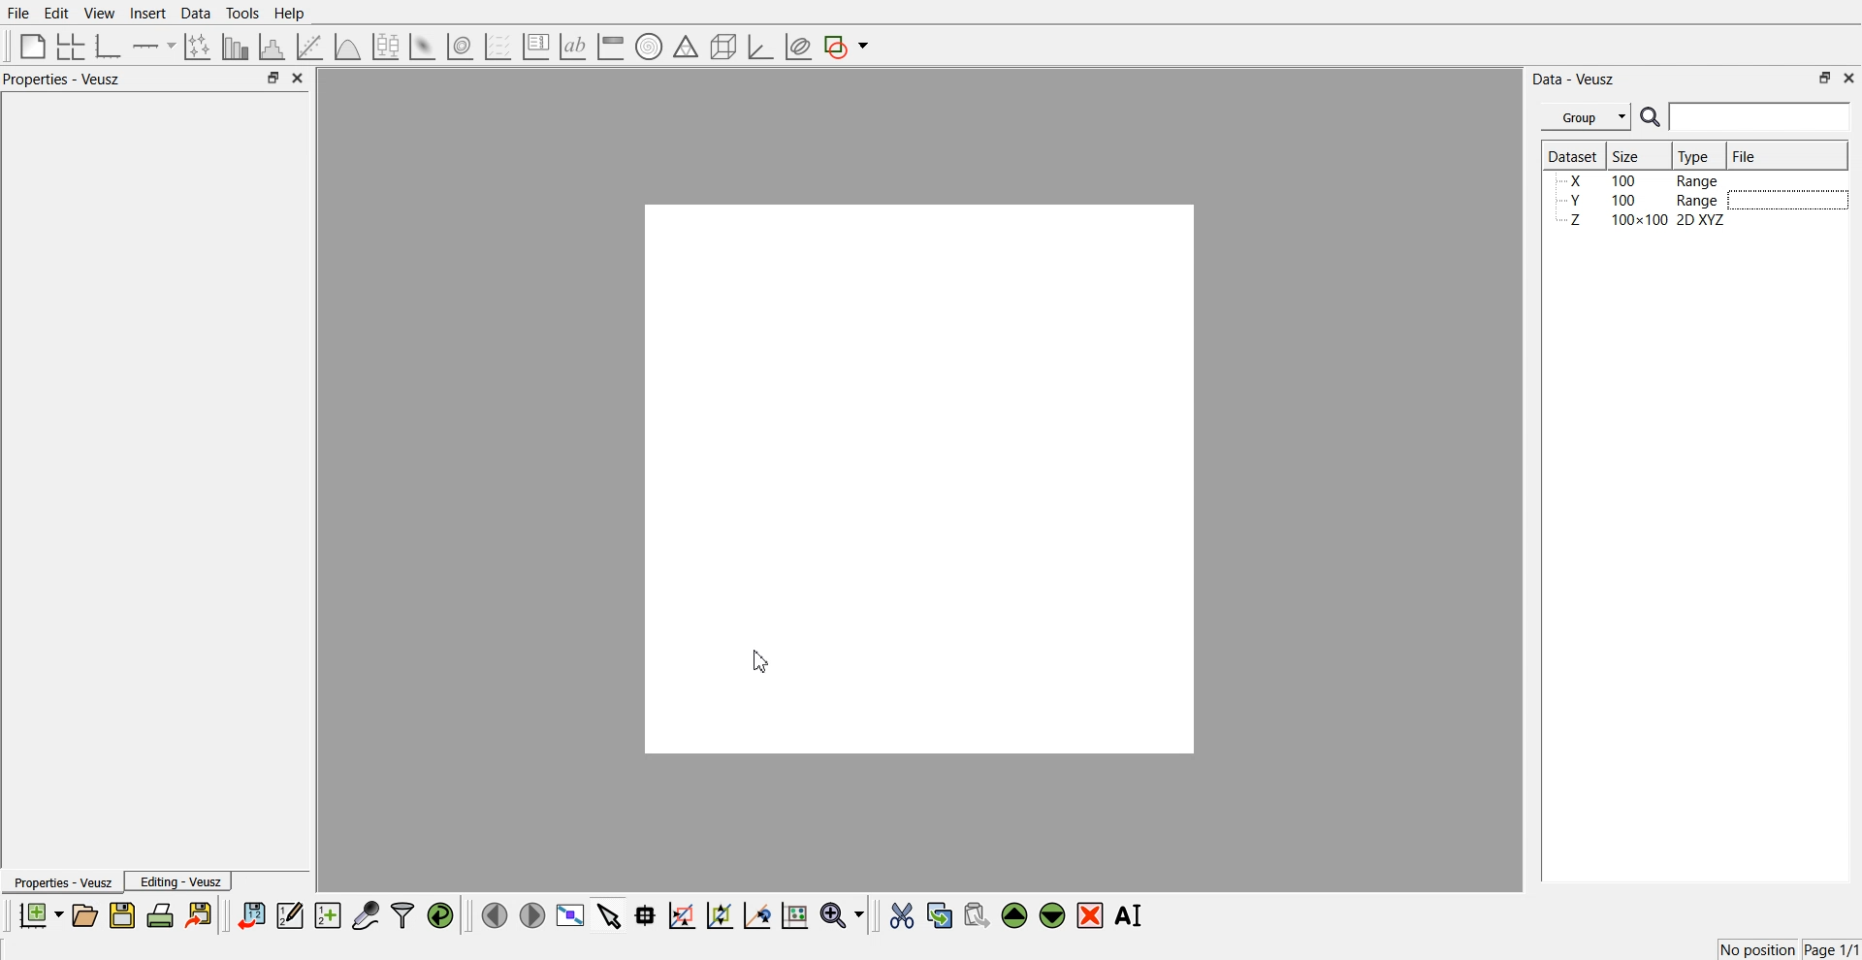  I want to click on Ternary Graph, so click(686, 46).